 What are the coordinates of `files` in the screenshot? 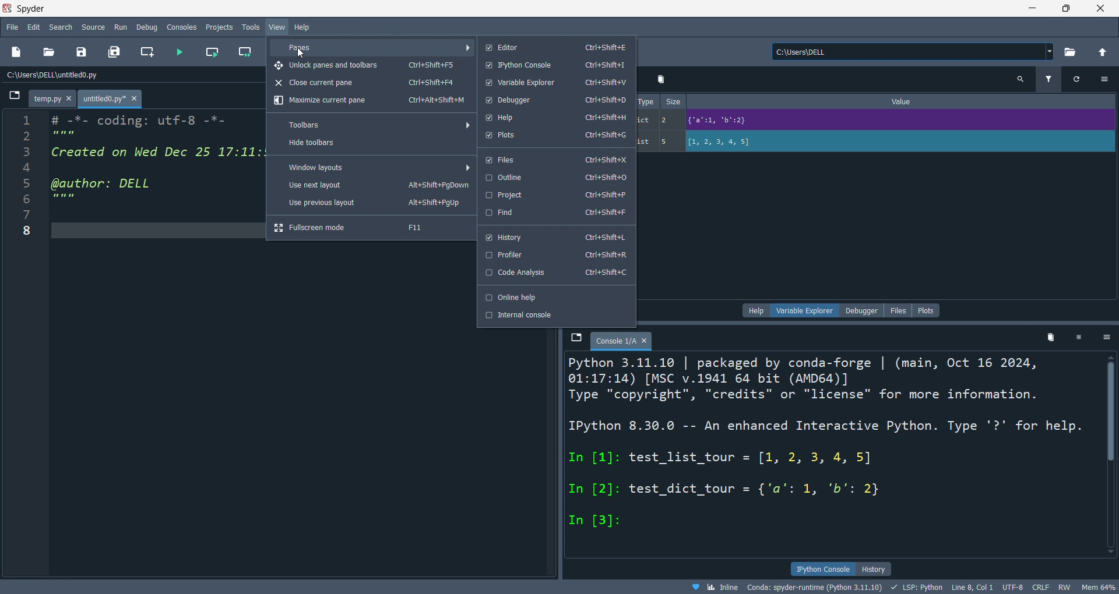 It's located at (897, 310).